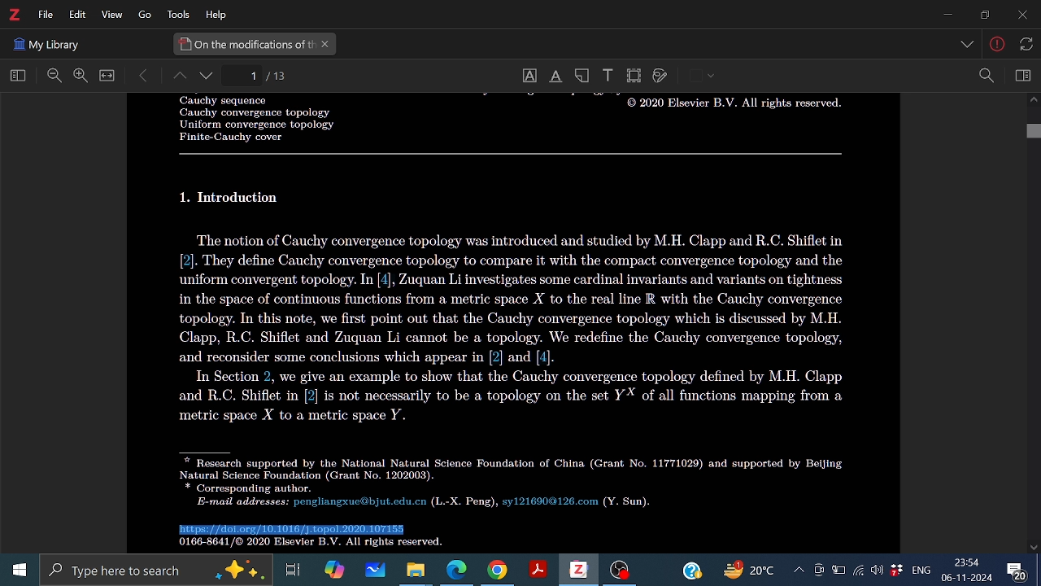 This screenshot has width=1041, height=586. What do you see at coordinates (798, 570) in the screenshot?
I see `Show hidden icons` at bounding box center [798, 570].